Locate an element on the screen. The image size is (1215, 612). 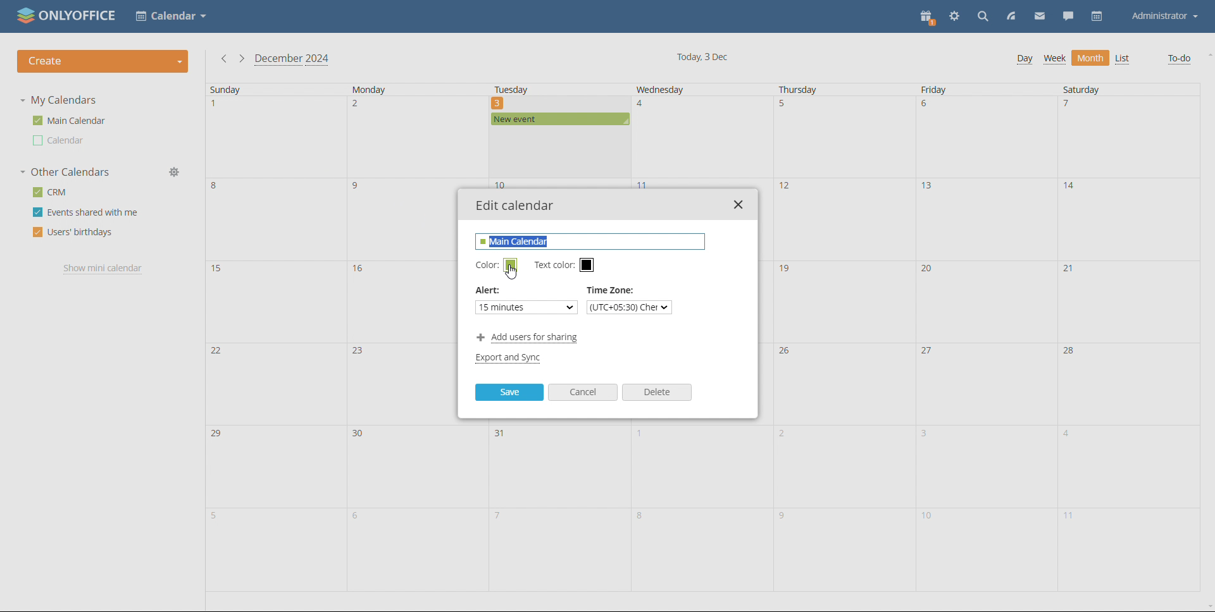
crm is located at coordinates (49, 192).